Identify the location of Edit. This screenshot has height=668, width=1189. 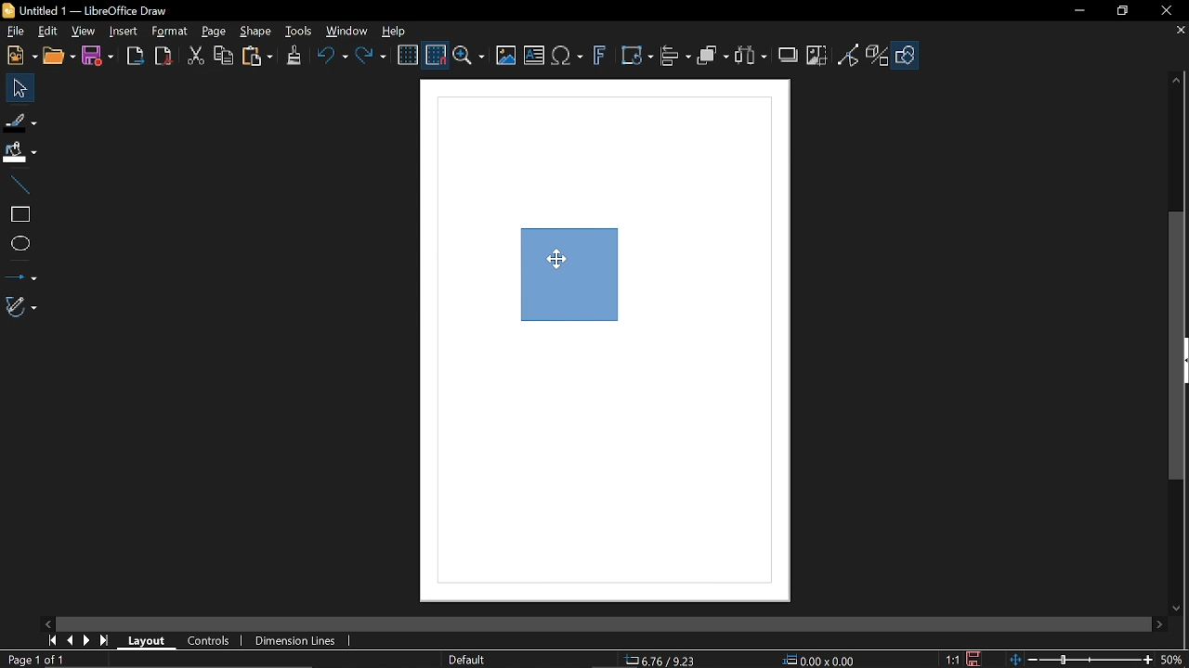
(46, 32).